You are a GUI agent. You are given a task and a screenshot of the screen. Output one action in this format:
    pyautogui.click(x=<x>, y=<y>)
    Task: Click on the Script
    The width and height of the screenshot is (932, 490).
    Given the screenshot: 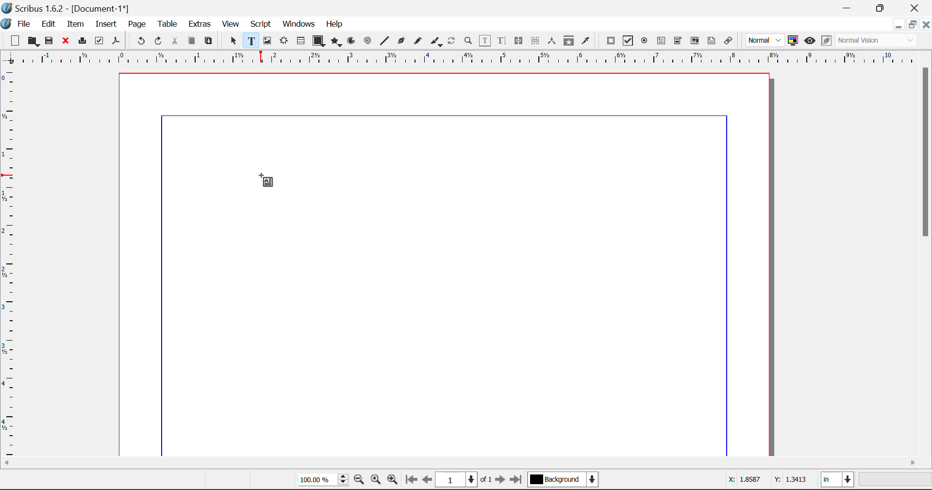 What is the action you would take?
    pyautogui.click(x=261, y=25)
    